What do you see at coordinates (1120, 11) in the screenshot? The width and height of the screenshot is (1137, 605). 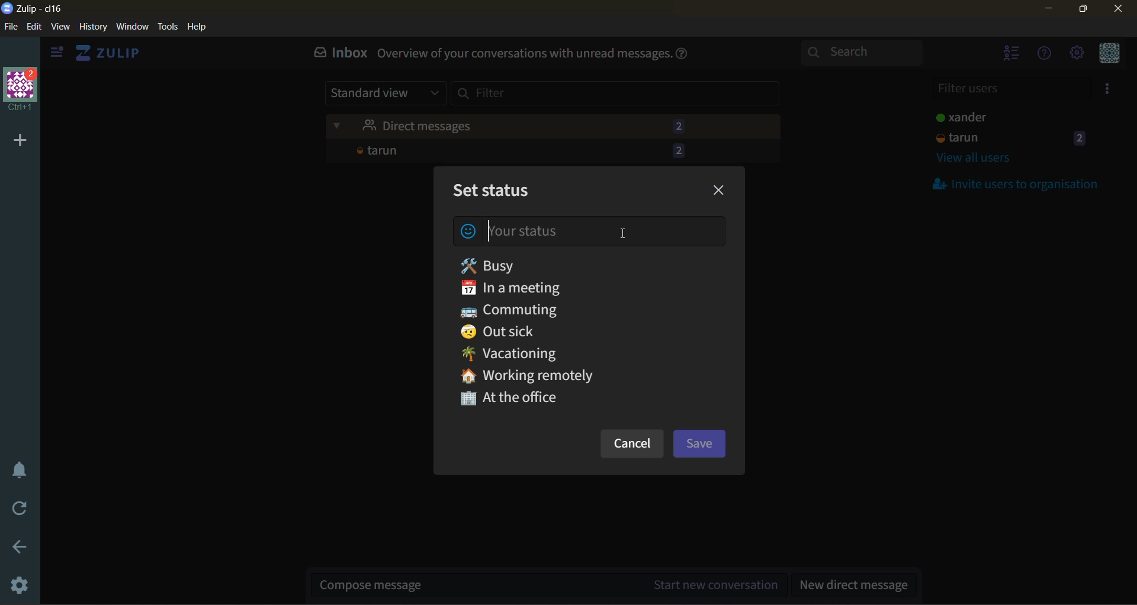 I see `close` at bounding box center [1120, 11].